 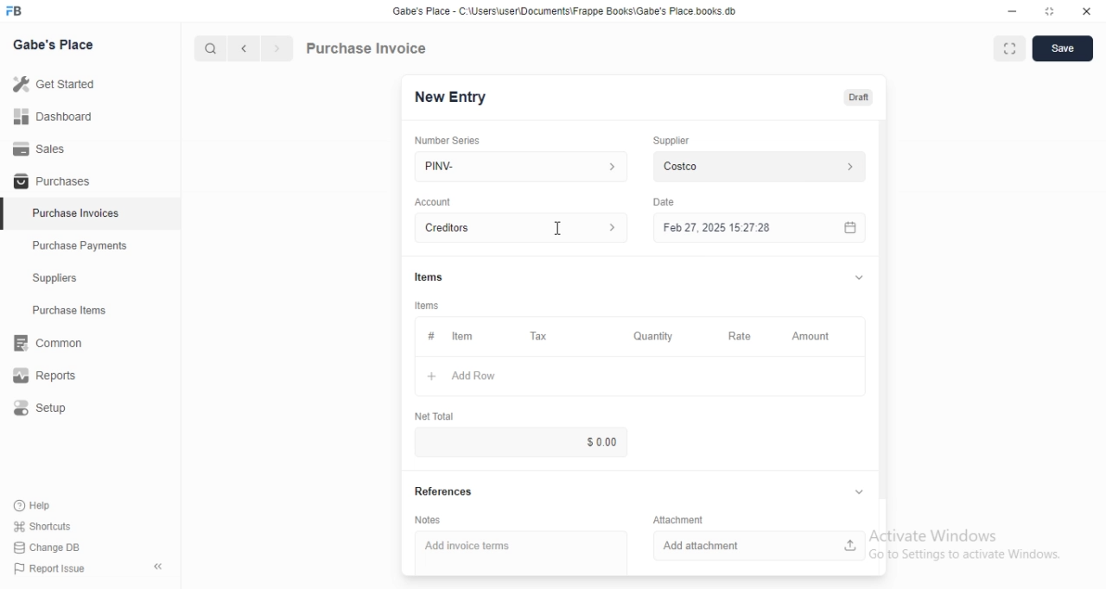 I want to click on Date, so click(x=664, y=202).